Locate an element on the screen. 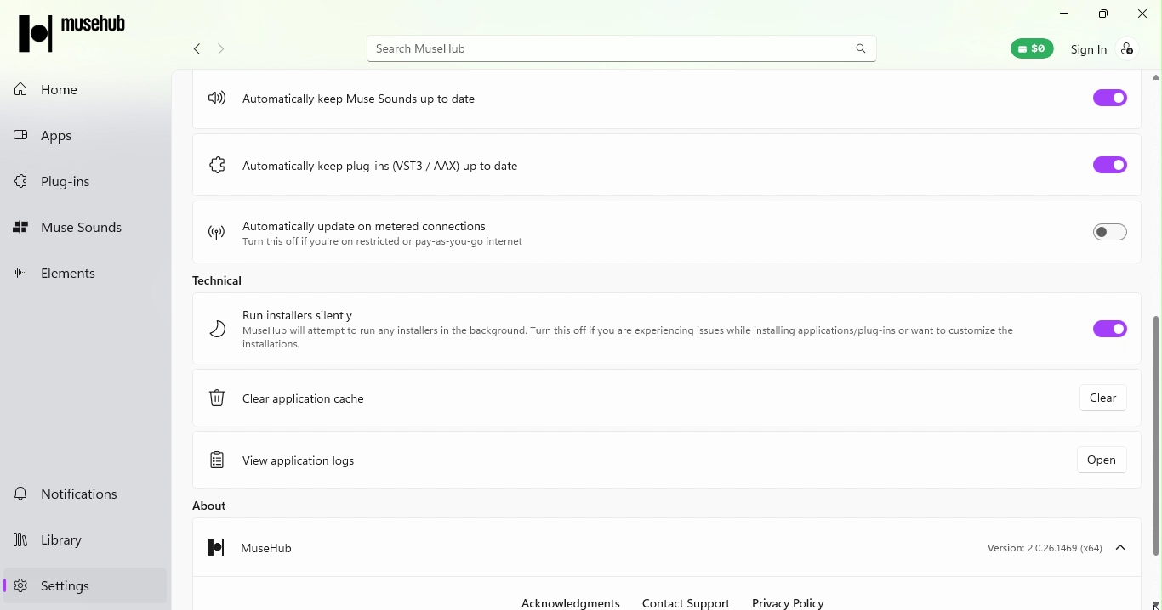  Navigate forward is located at coordinates (221, 48).